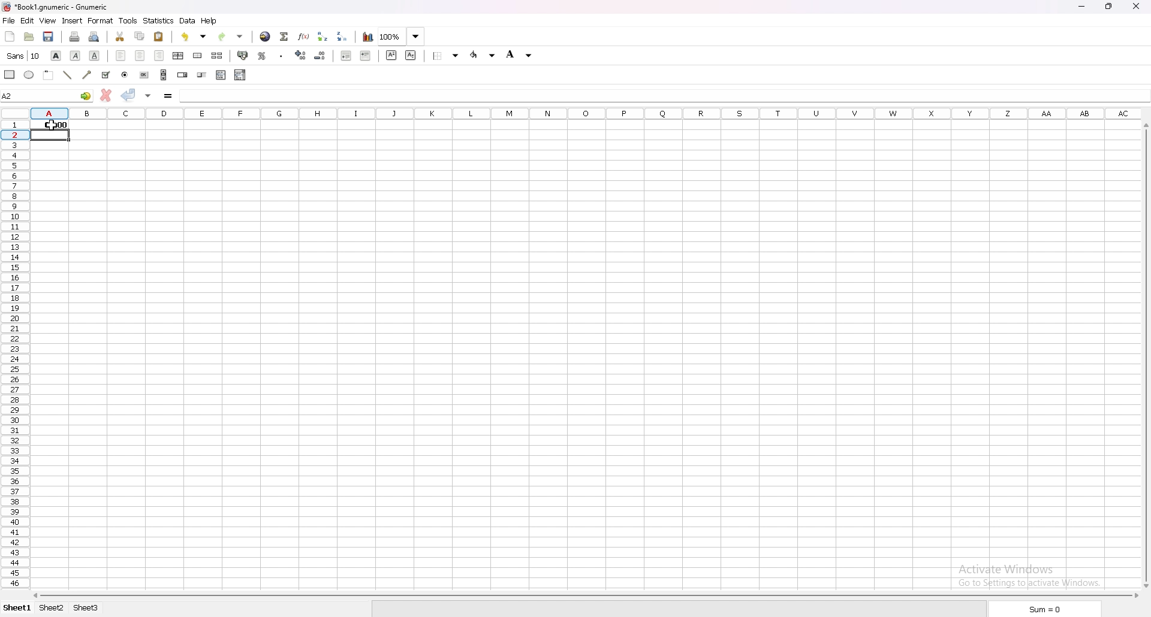  What do you see at coordinates (263, 56) in the screenshot?
I see `percentage` at bounding box center [263, 56].